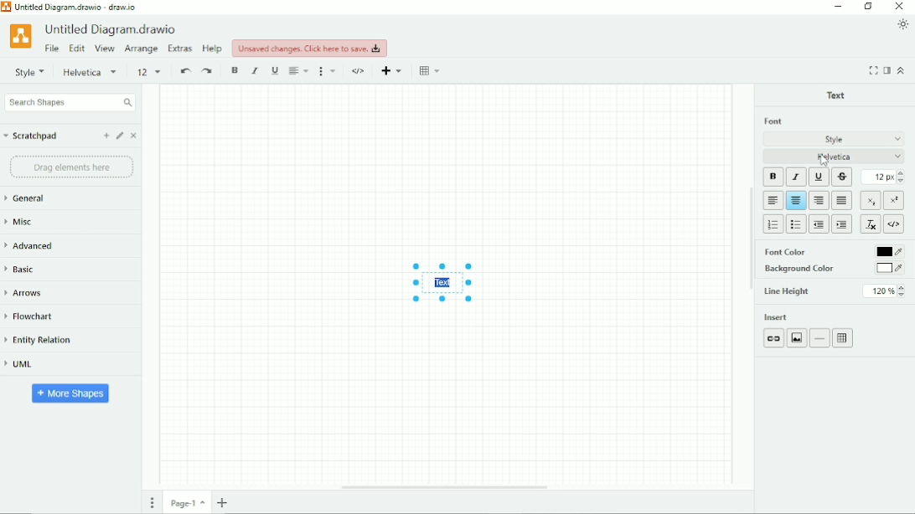  What do you see at coordinates (359, 71) in the screenshot?
I see `HTML` at bounding box center [359, 71].